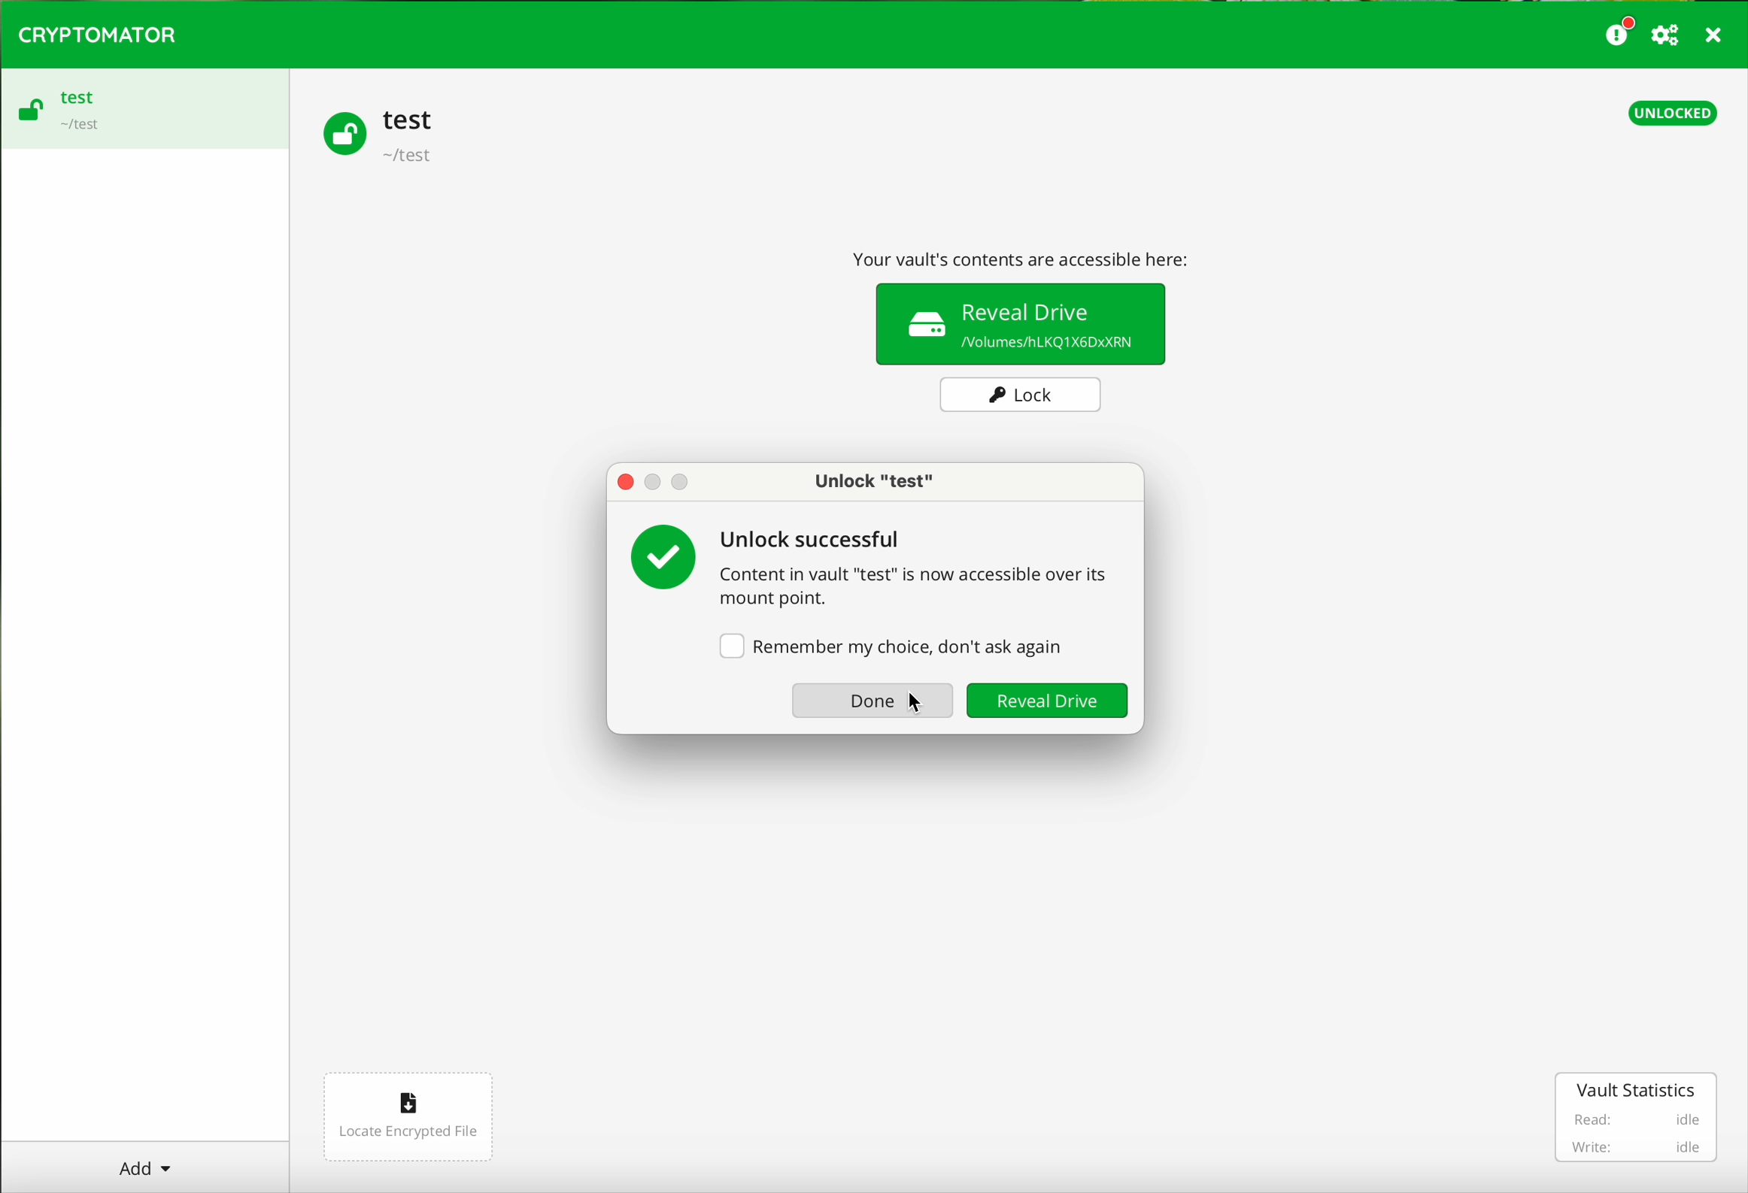 The width and height of the screenshot is (1748, 1193). Describe the element at coordinates (927, 565) in the screenshot. I see `Unlock successful Content in vault "test" is now accessible over its mount point.` at that location.